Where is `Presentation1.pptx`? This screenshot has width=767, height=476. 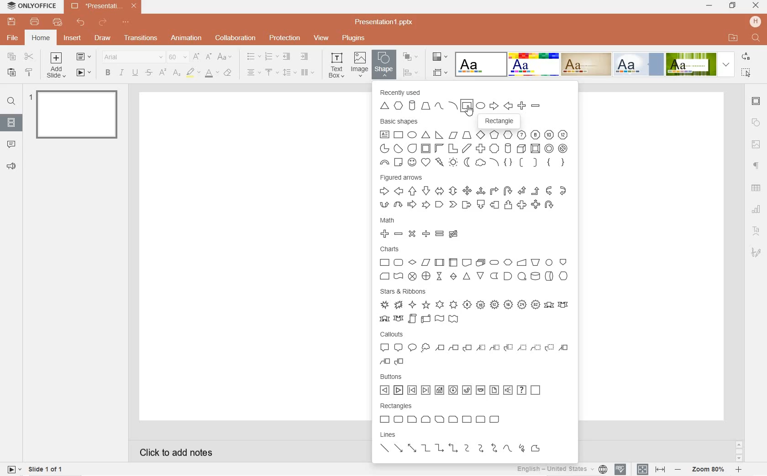
Presentation1.pptx is located at coordinates (385, 22).